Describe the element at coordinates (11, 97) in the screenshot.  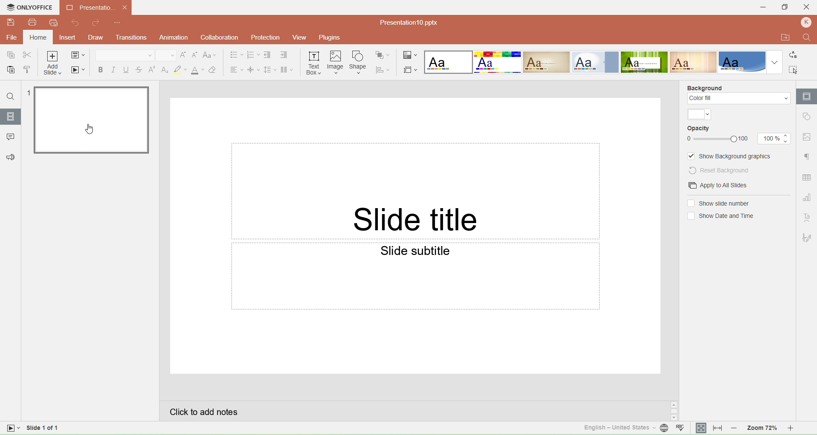
I see `Find` at that location.